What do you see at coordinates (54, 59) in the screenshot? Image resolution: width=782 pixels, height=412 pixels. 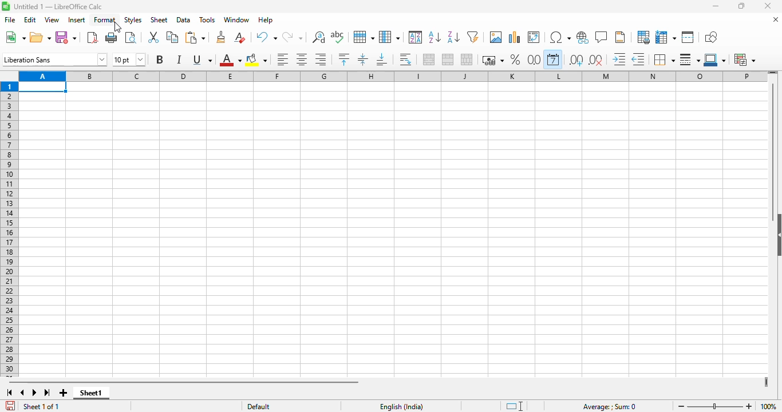 I see `font name` at bounding box center [54, 59].